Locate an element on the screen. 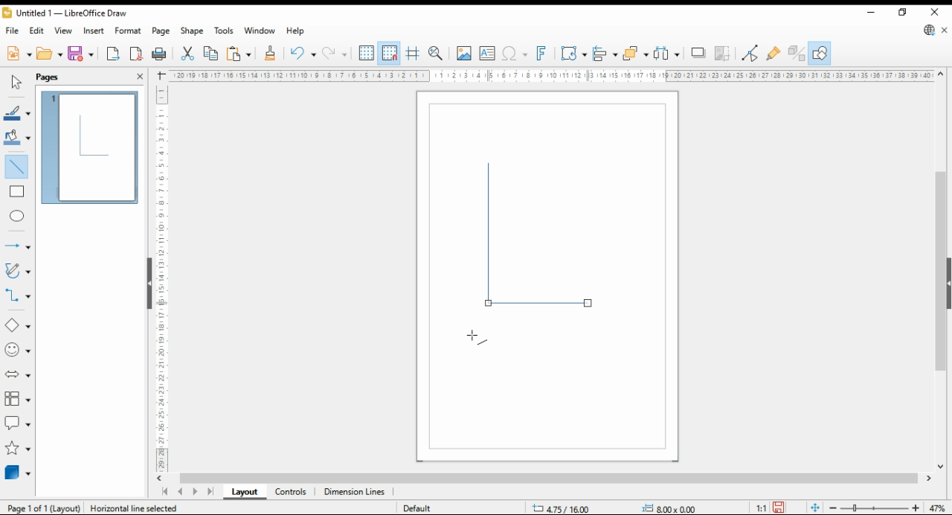  scroll bar is located at coordinates (549, 479).